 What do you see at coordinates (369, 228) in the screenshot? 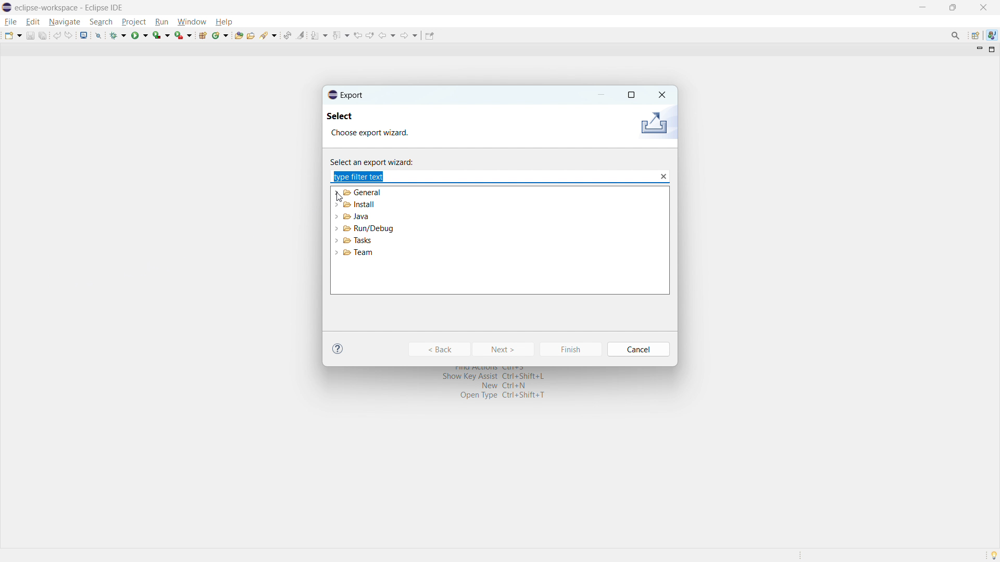
I see `run/debug` at bounding box center [369, 228].